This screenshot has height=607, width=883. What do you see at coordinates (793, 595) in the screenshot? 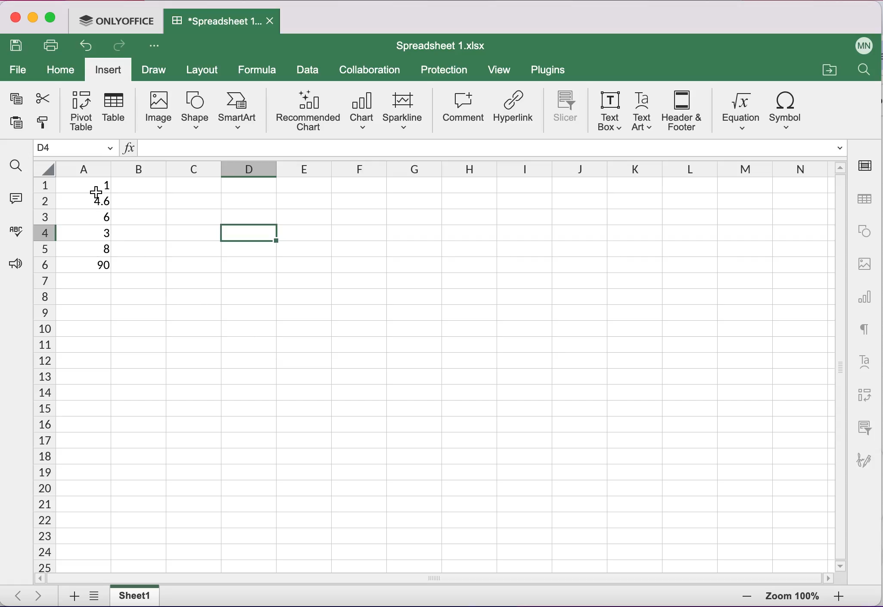
I see `zoom percentage` at bounding box center [793, 595].